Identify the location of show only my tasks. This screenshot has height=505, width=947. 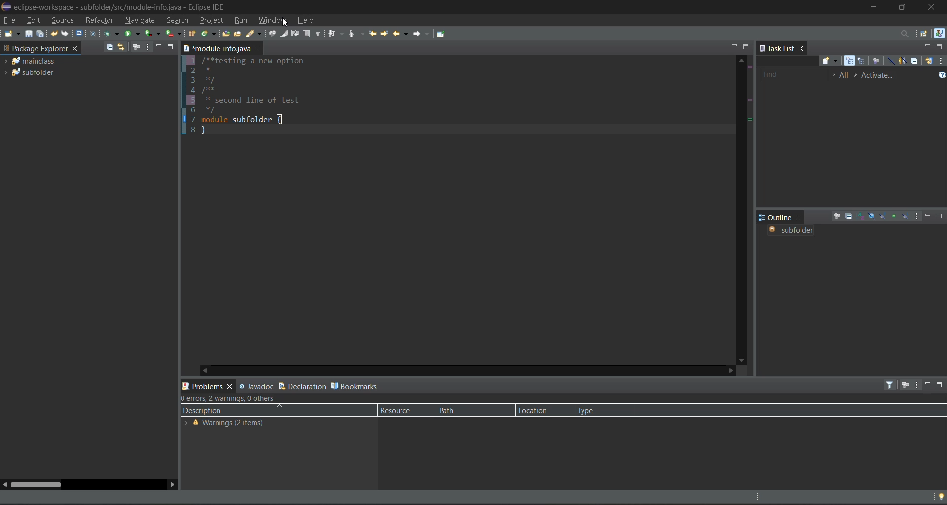
(903, 61).